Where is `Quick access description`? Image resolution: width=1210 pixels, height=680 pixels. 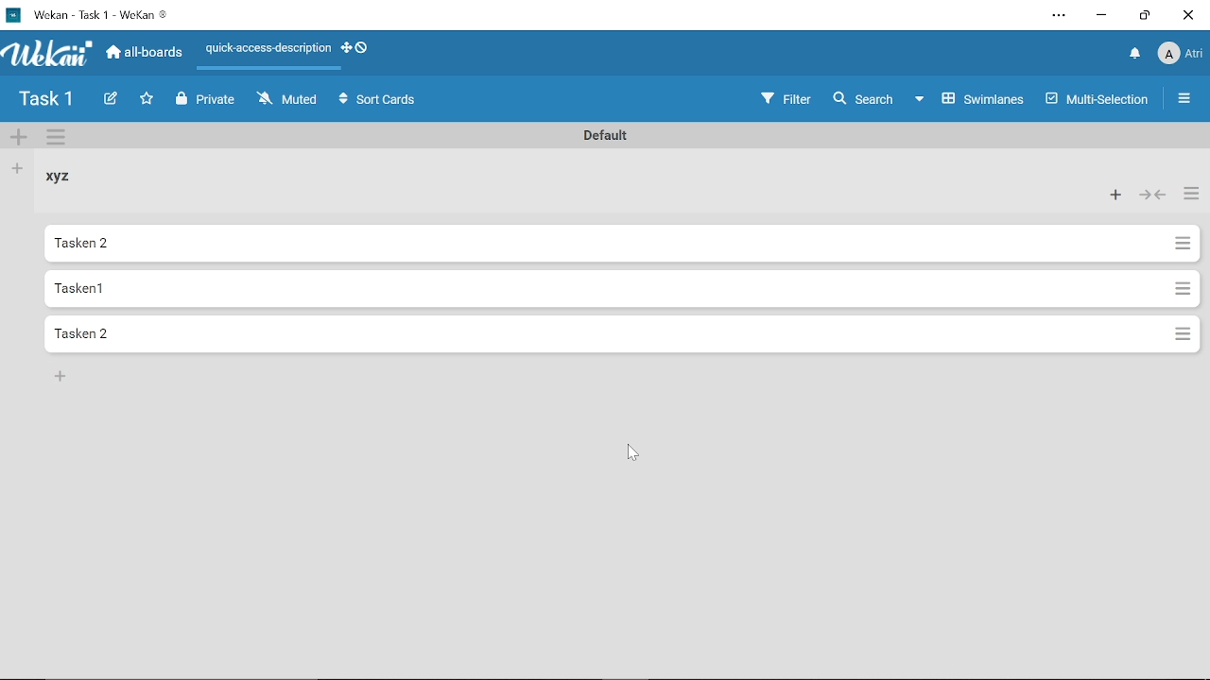 Quick access description is located at coordinates (267, 49).